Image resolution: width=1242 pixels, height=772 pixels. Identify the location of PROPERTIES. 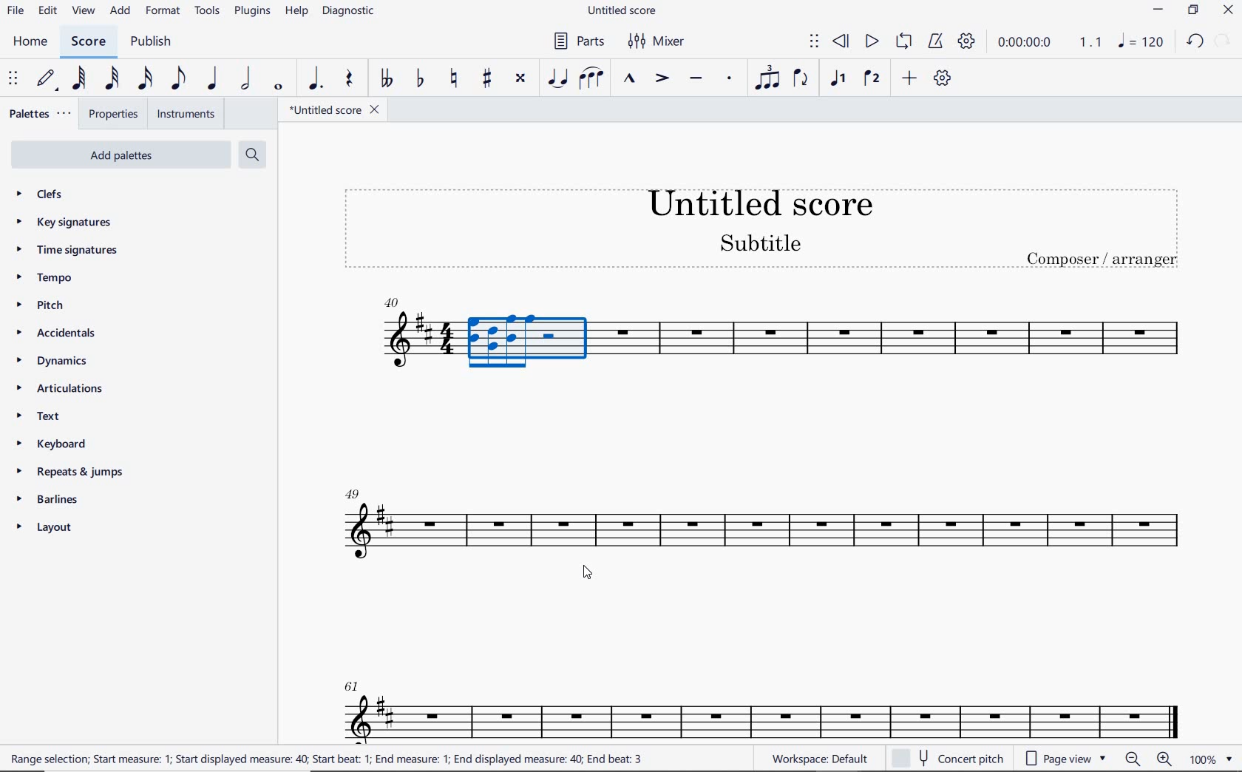
(112, 116).